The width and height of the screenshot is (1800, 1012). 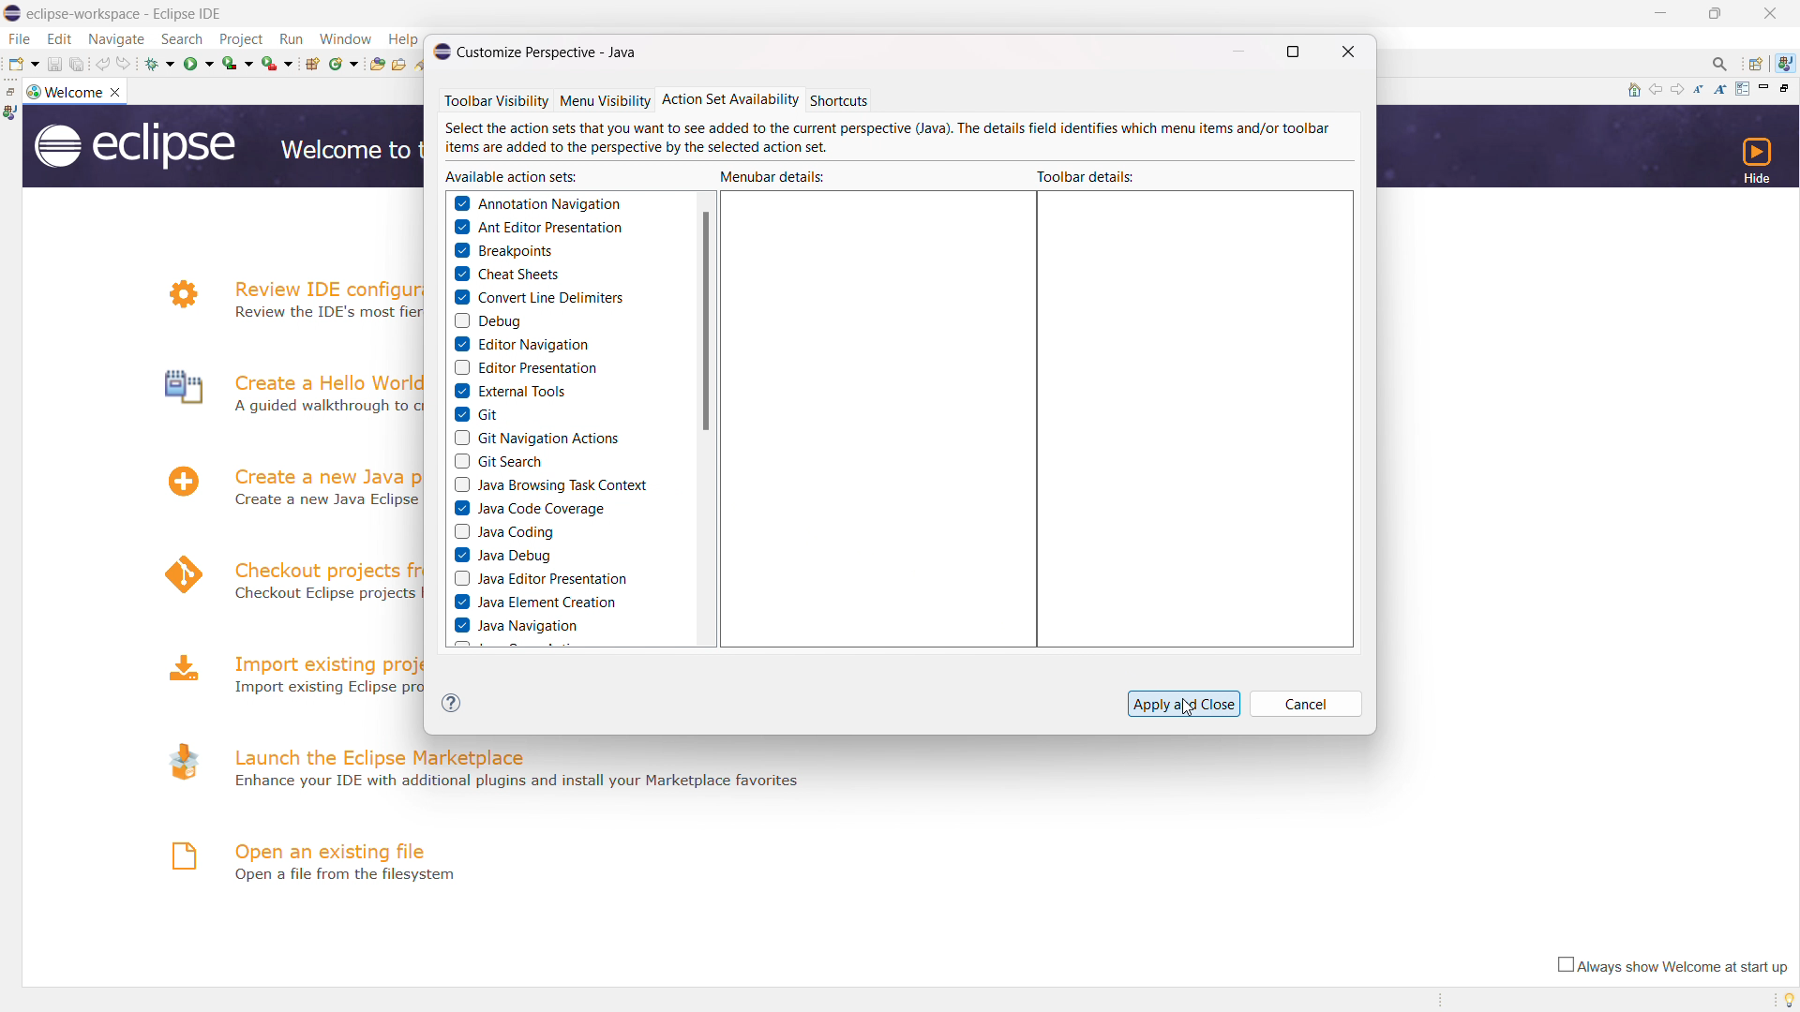 What do you see at coordinates (1772, 14) in the screenshot?
I see `close` at bounding box center [1772, 14].